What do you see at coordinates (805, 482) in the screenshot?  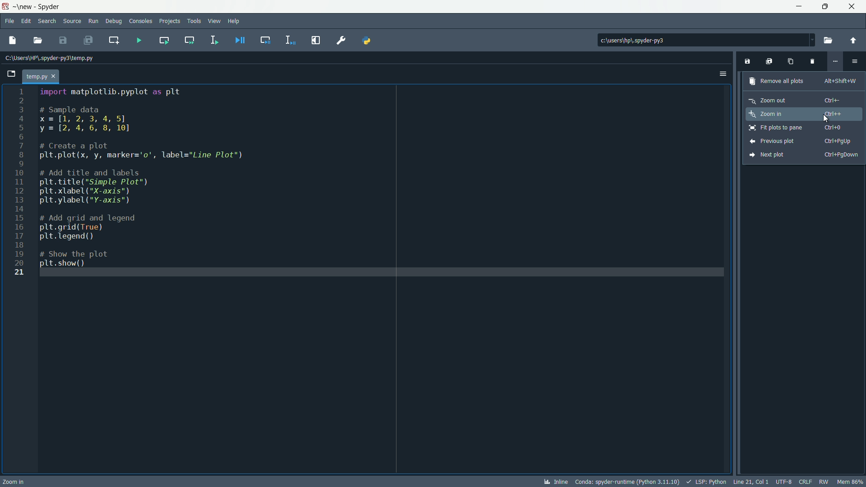 I see `crlf` at bounding box center [805, 482].